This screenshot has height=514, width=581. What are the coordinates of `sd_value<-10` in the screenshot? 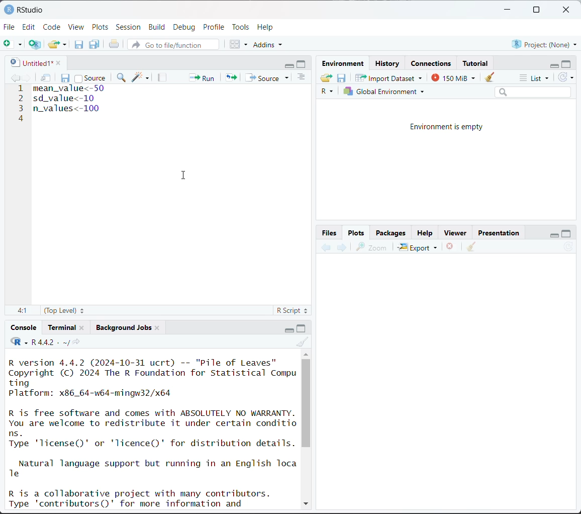 It's located at (67, 99).